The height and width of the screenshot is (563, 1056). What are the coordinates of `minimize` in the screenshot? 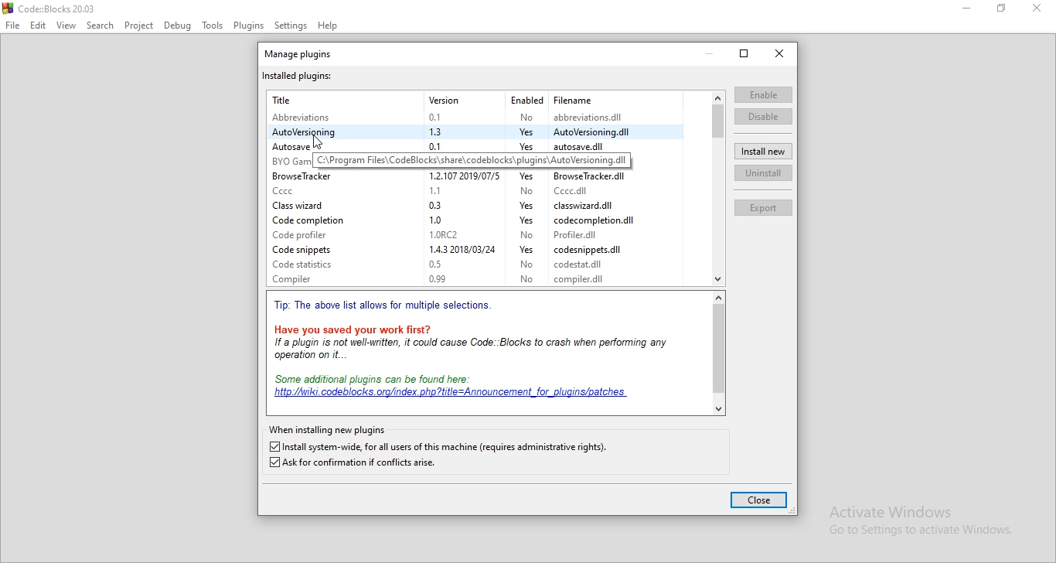 It's located at (710, 53).